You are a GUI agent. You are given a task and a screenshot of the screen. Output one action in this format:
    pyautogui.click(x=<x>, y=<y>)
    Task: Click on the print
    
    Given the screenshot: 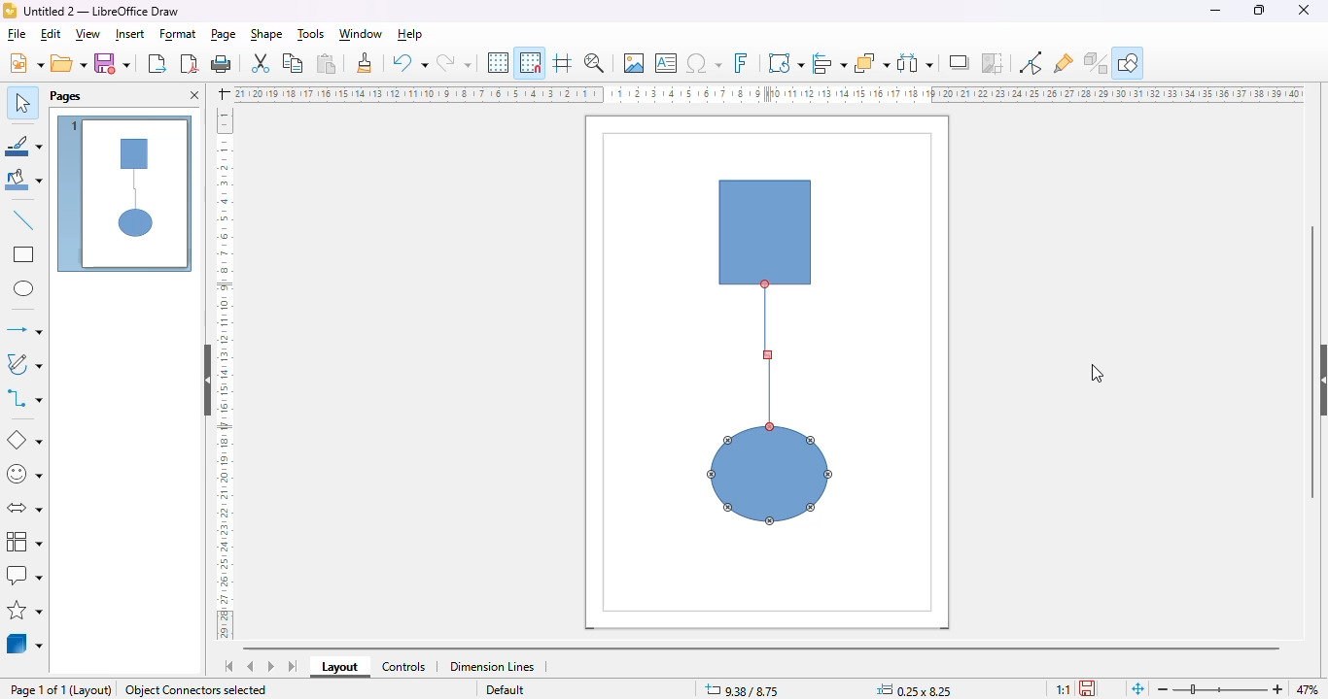 What is the action you would take?
    pyautogui.click(x=221, y=63)
    